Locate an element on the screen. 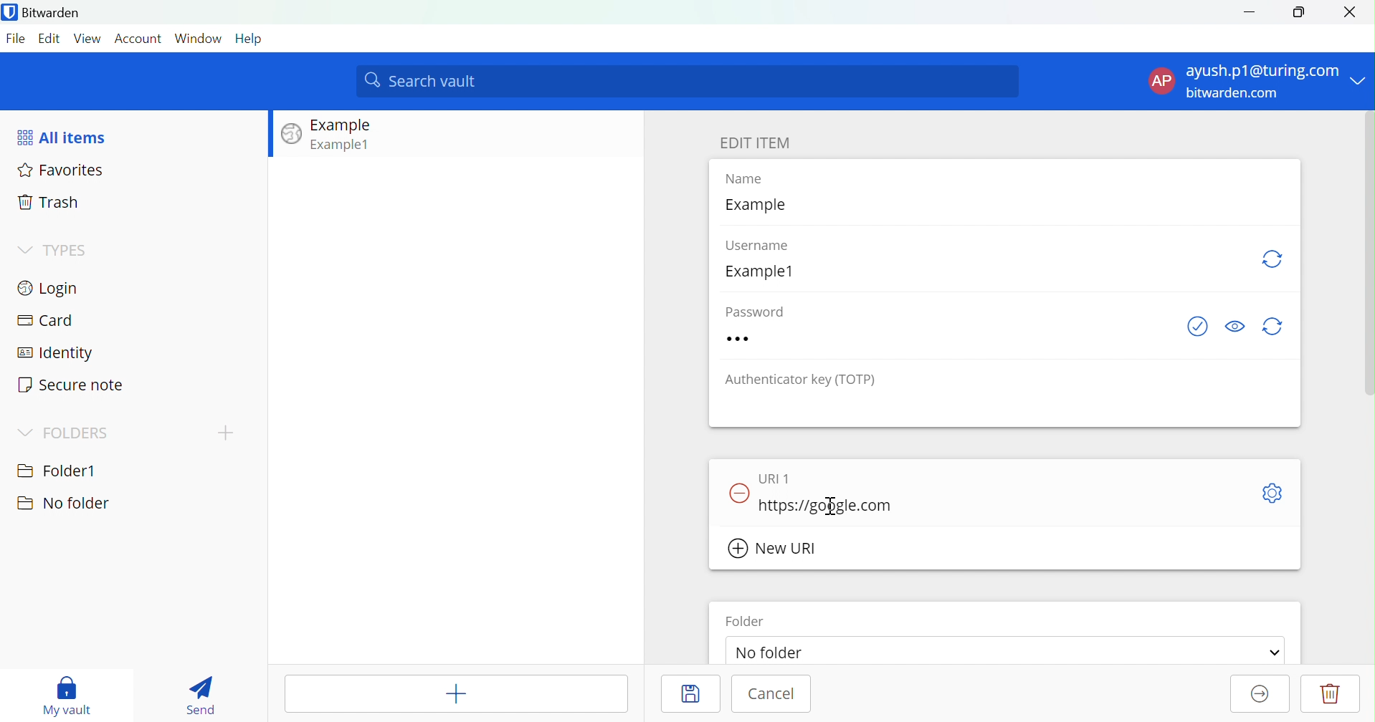 This screenshot has width=1375, height=722. Example1 is located at coordinates (342, 144).